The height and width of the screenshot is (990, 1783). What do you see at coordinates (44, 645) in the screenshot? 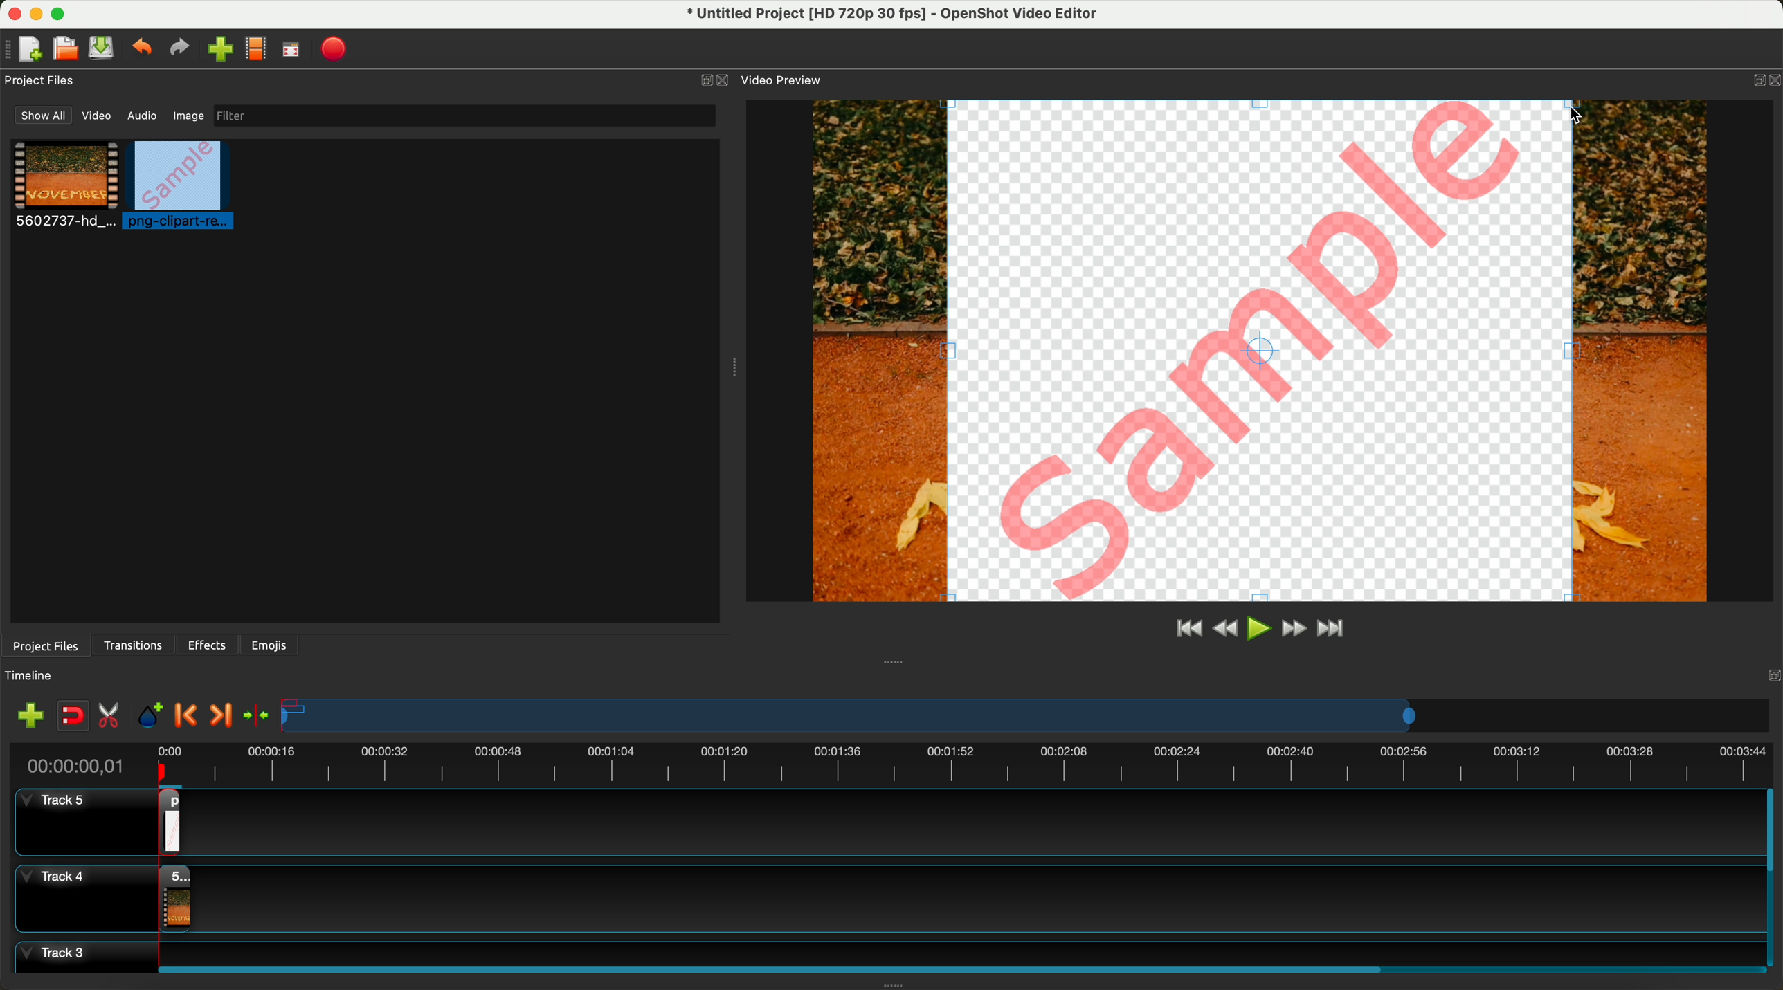
I see `project files` at bounding box center [44, 645].